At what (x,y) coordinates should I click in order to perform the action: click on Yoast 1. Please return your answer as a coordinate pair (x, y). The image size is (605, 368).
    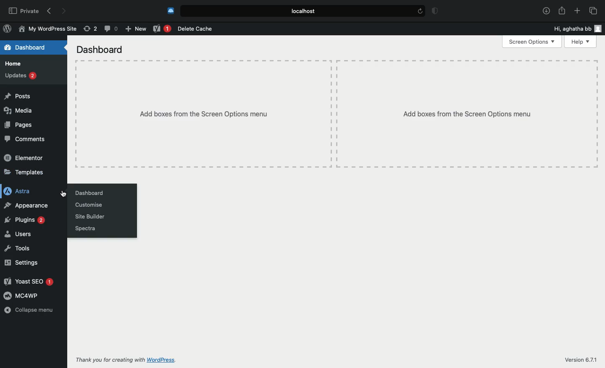
    Looking at the image, I should click on (162, 29).